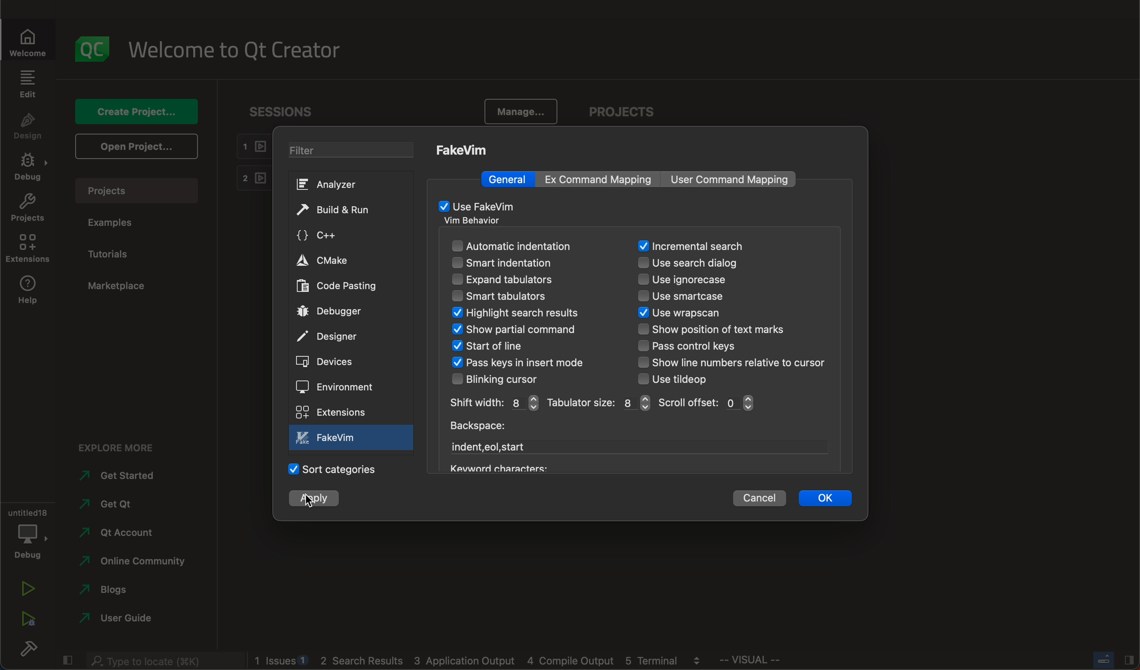 Image resolution: width=1140 pixels, height=670 pixels. I want to click on tutorials, so click(120, 252).